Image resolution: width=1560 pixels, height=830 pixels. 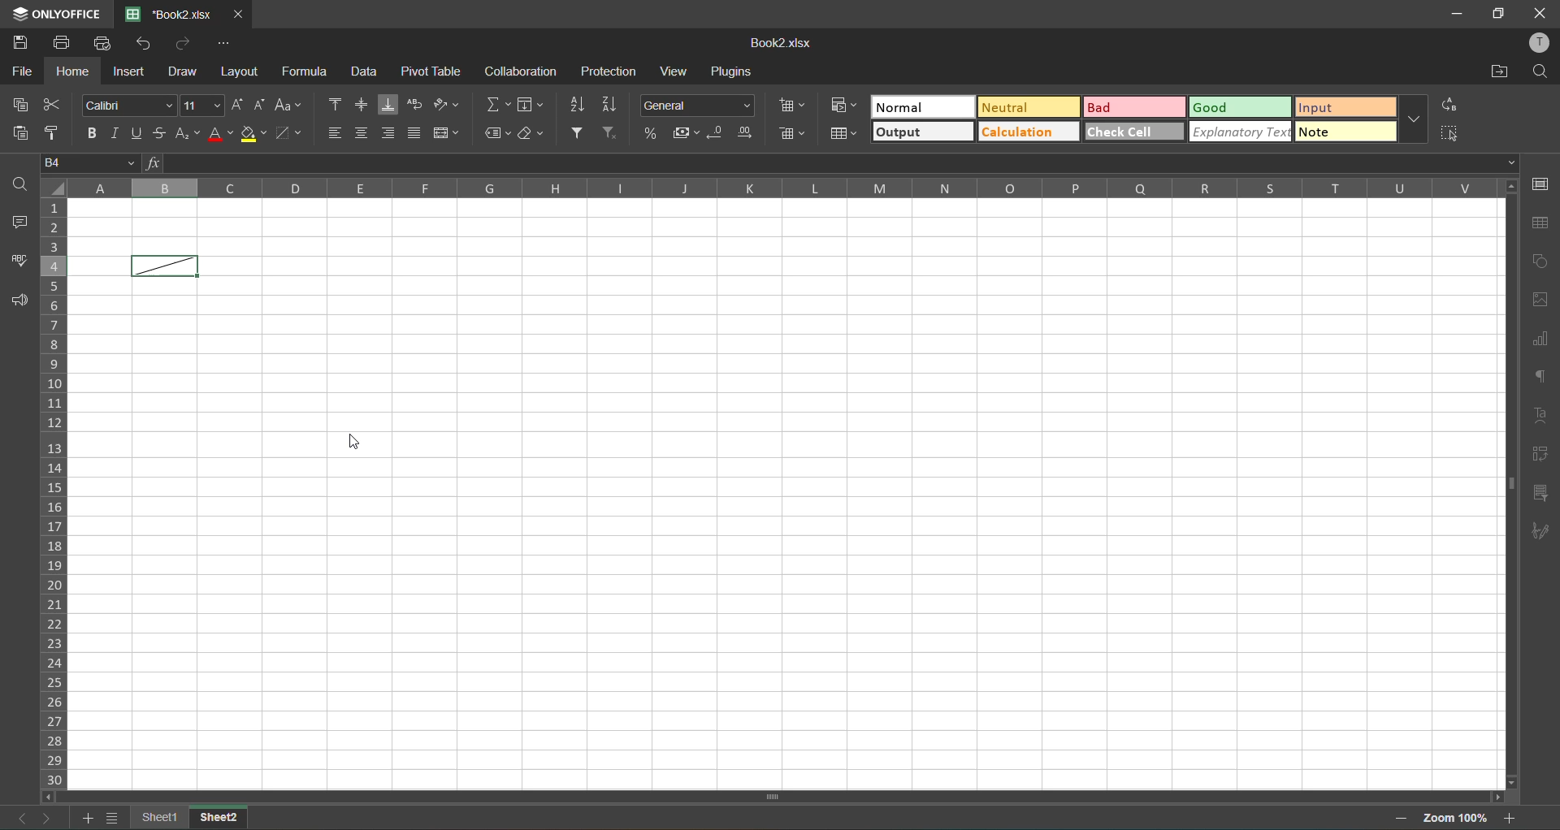 What do you see at coordinates (1513, 484) in the screenshot?
I see `scrollbar` at bounding box center [1513, 484].